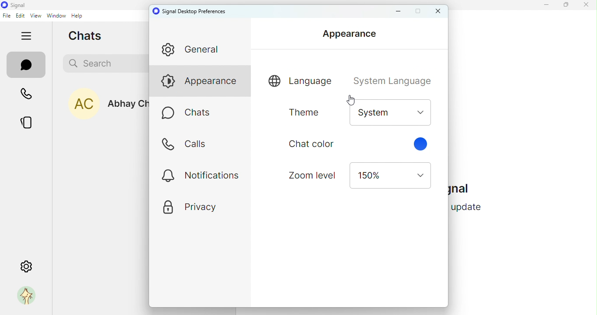 The width and height of the screenshot is (597, 315). Describe the element at coordinates (56, 17) in the screenshot. I see `window` at that location.